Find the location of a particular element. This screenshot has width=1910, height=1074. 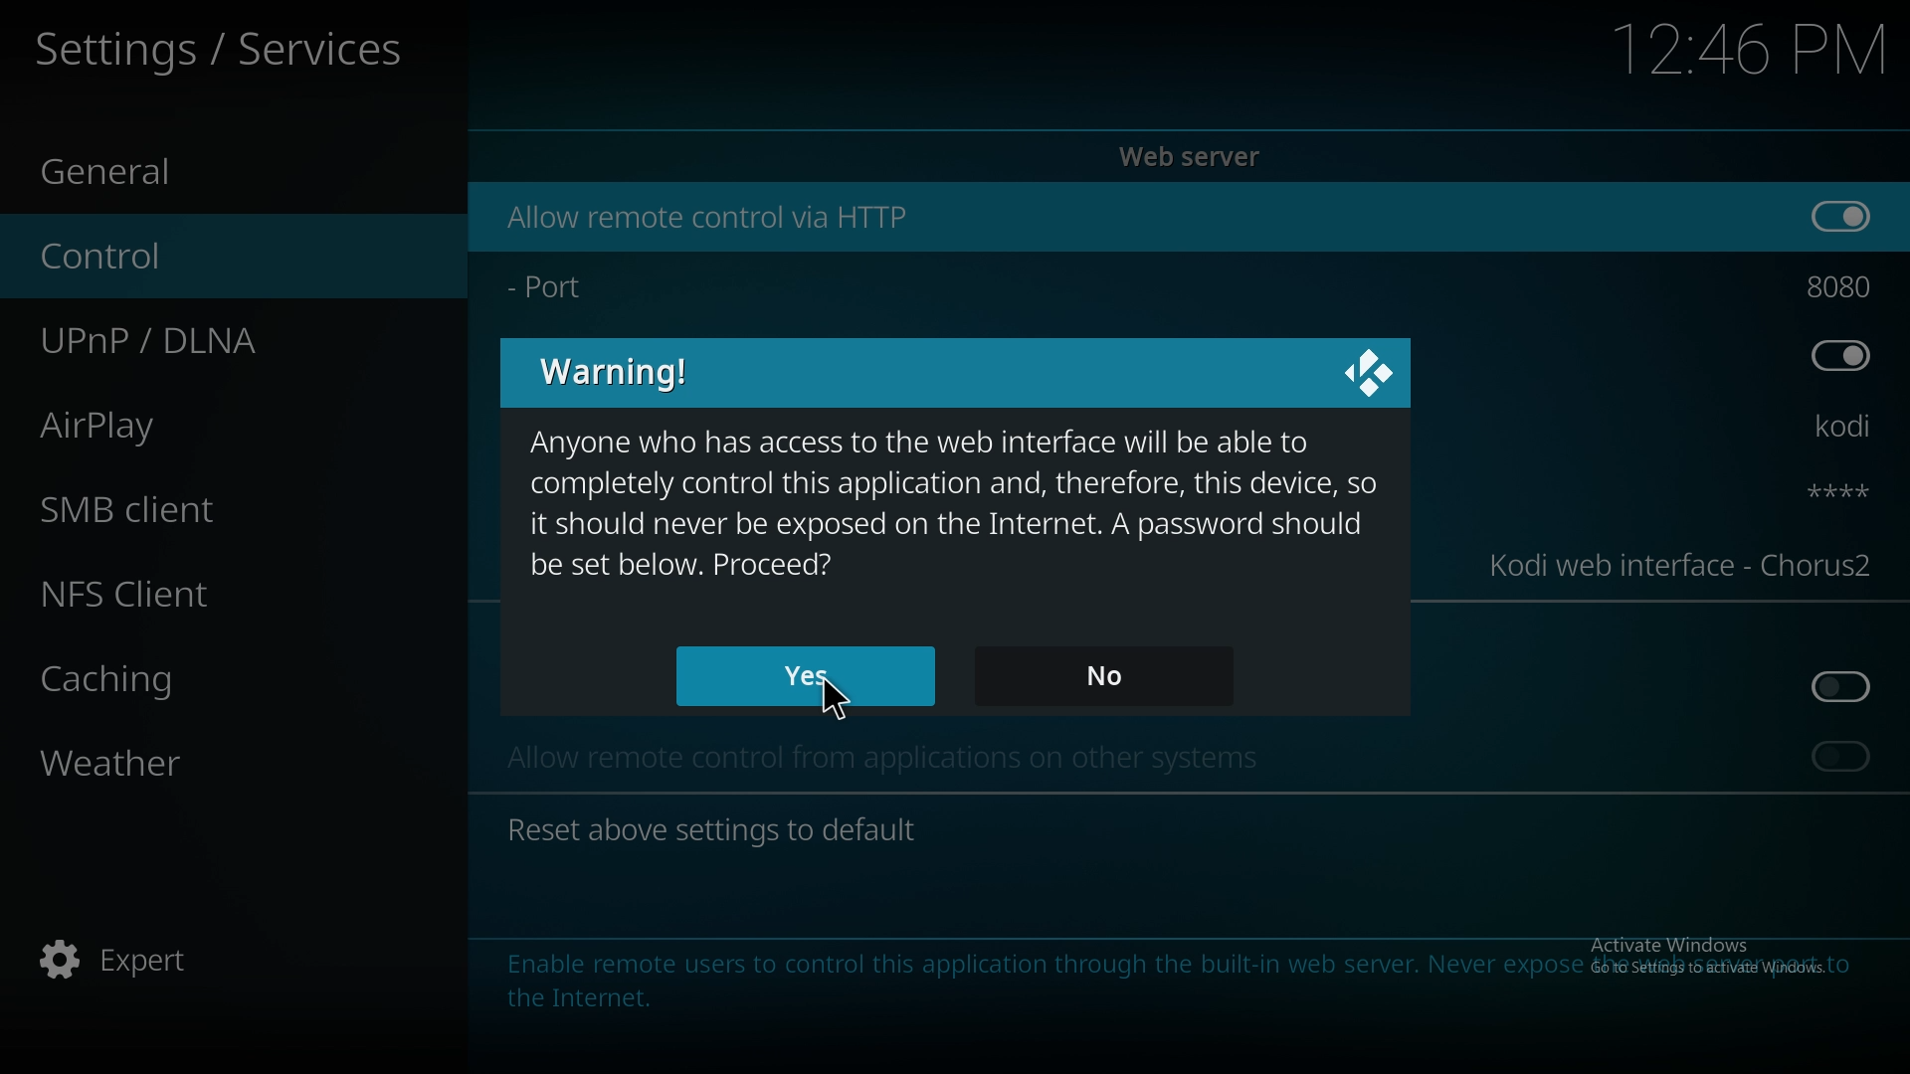

smb client is located at coordinates (173, 502).